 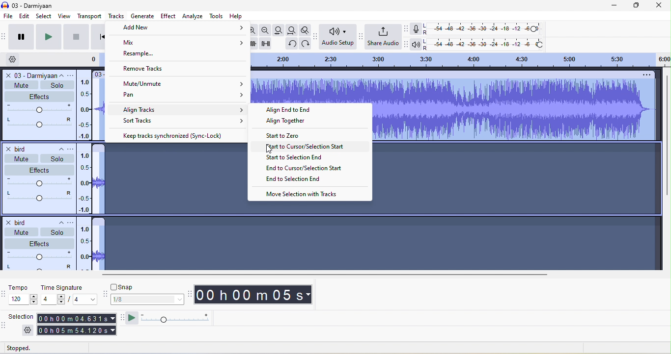 I want to click on pan:center, so click(x=37, y=268).